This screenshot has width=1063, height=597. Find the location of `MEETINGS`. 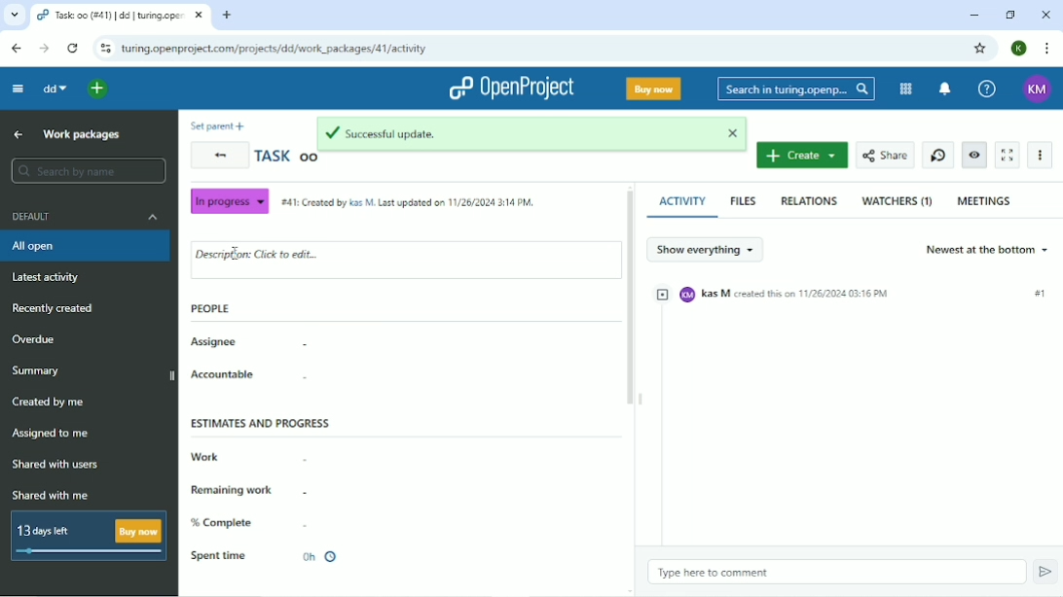

MEETINGS is located at coordinates (985, 200).